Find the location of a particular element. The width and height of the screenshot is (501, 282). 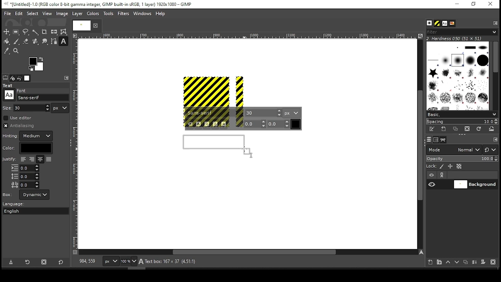

restore tool preset is located at coordinates (28, 261).